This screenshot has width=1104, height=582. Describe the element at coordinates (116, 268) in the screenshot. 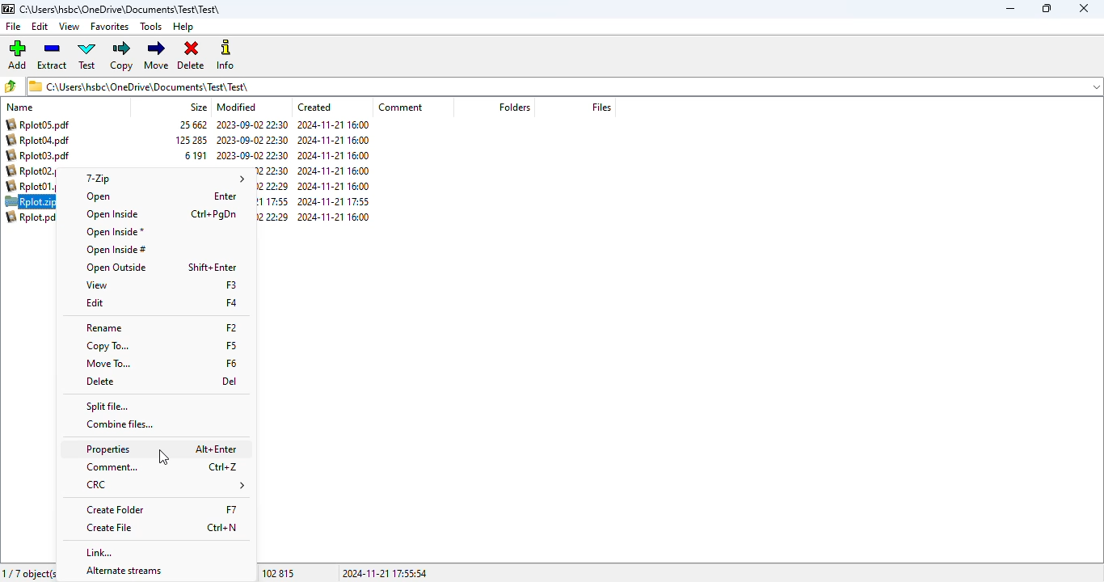

I see `open outside` at that location.